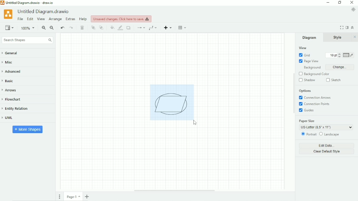 Image resolution: width=358 pixels, height=201 pixels. What do you see at coordinates (52, 28) in the screenshot?
I see `Zoom out` at bounding box center [52, 28].